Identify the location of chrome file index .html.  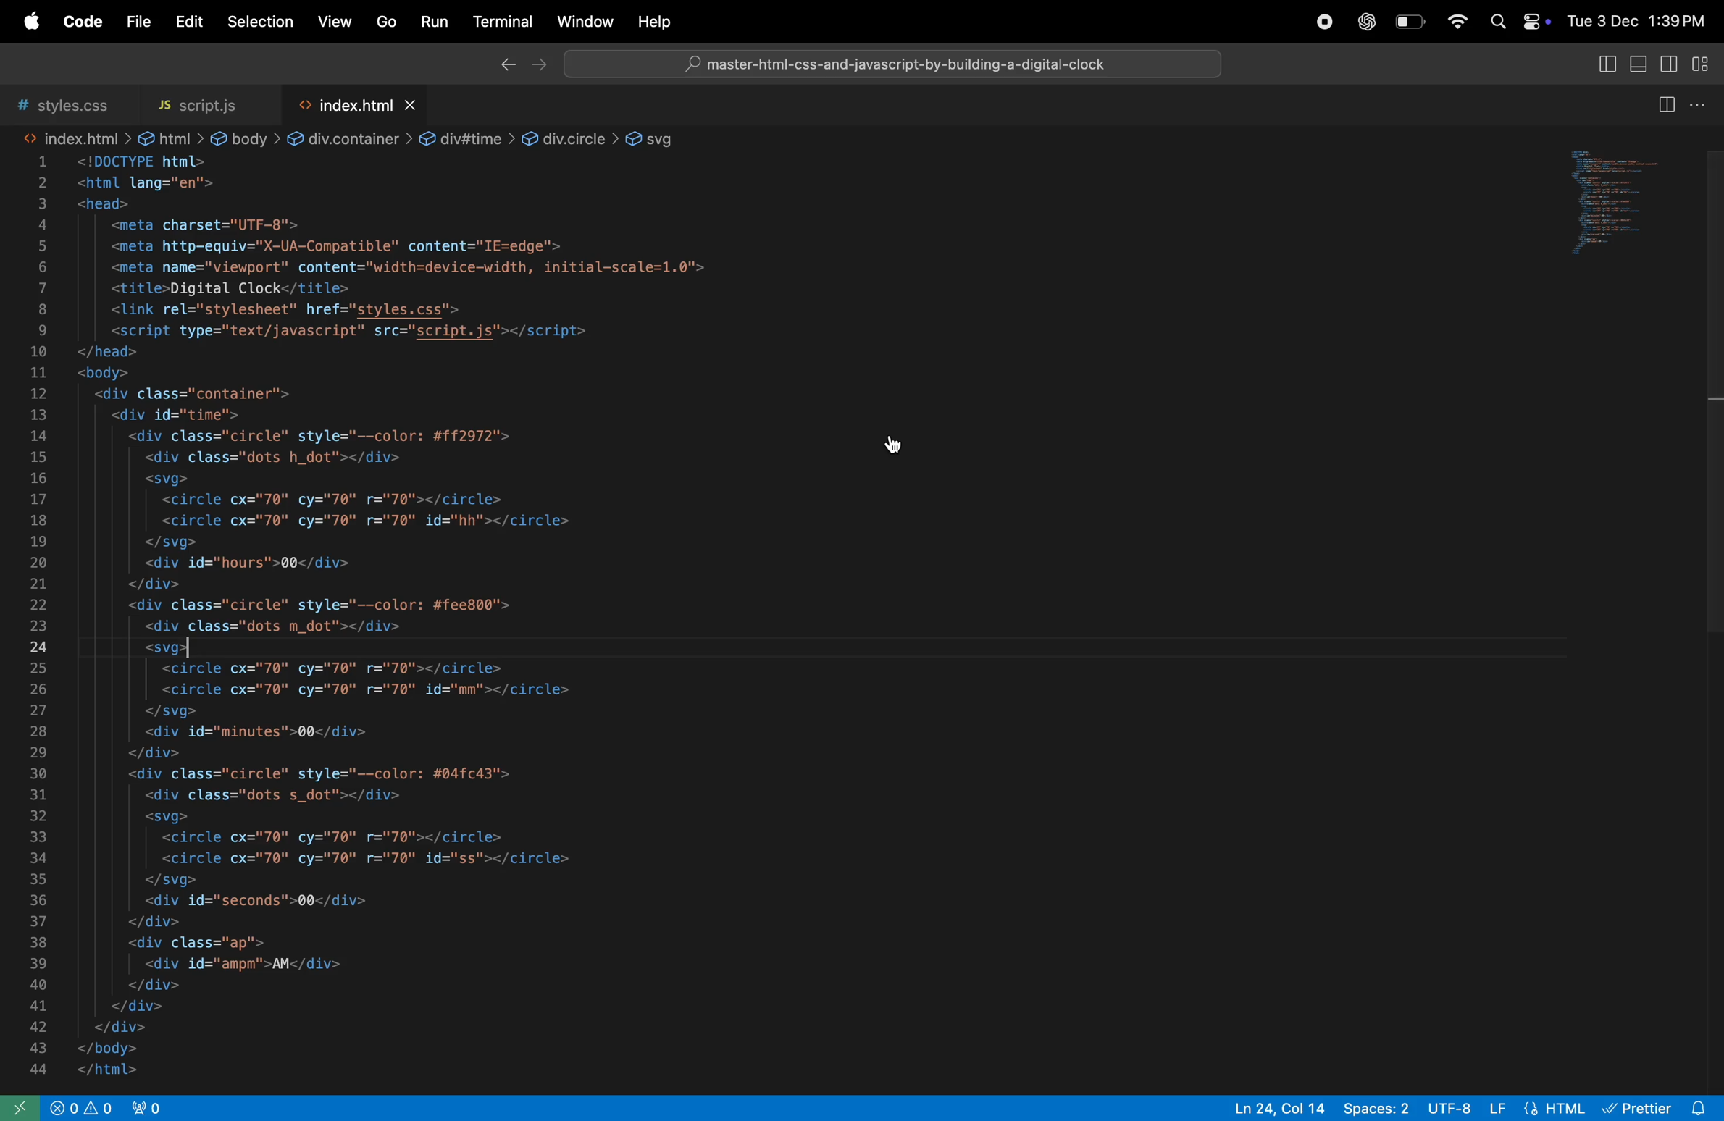
(894, 62).